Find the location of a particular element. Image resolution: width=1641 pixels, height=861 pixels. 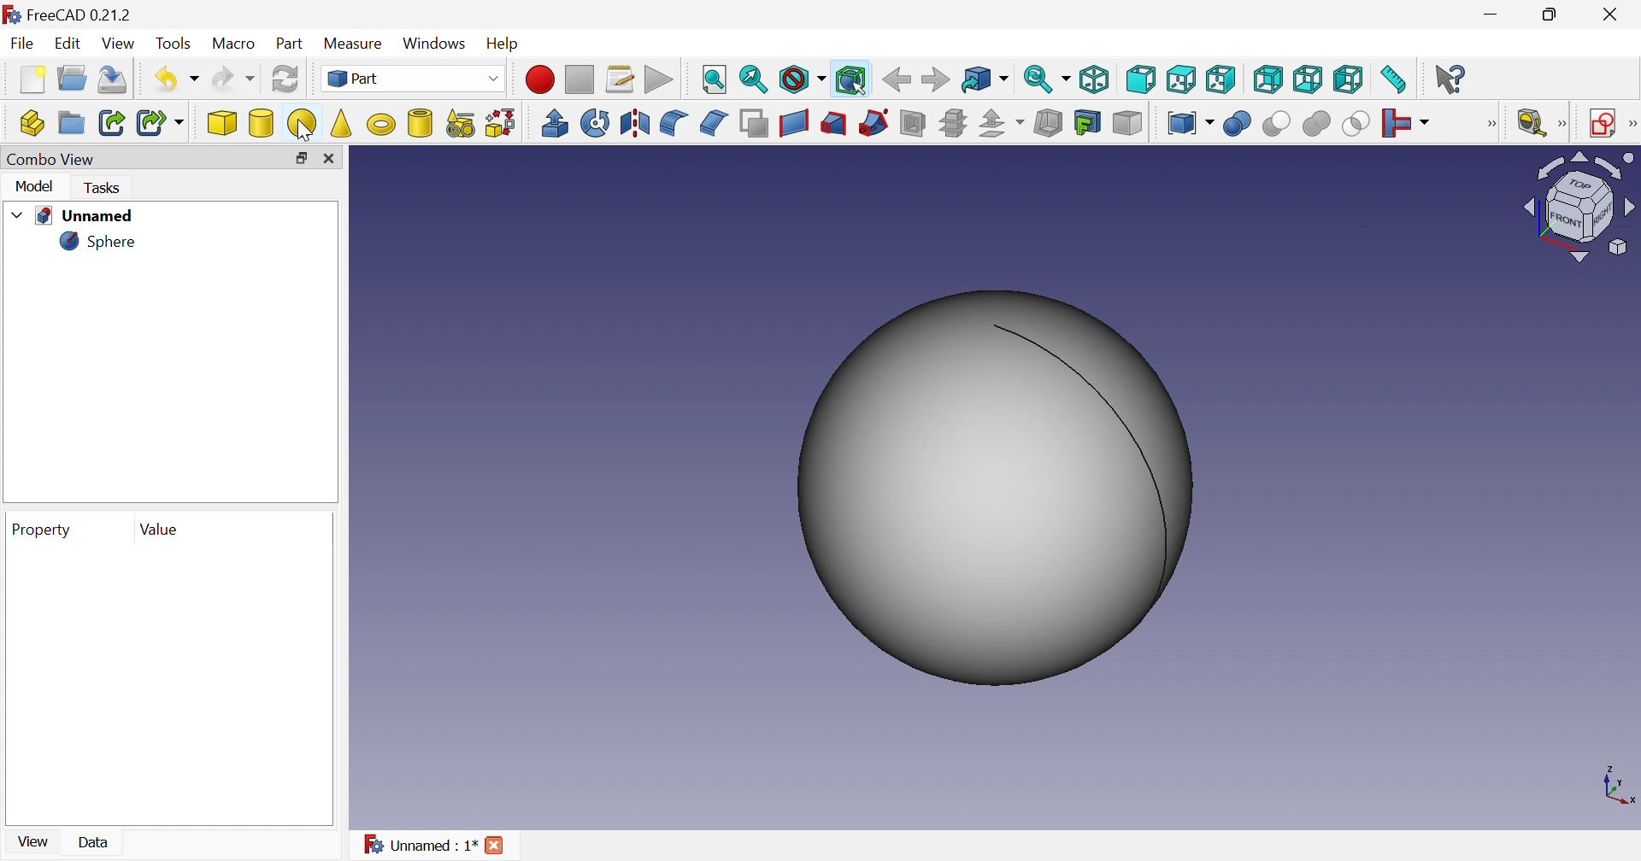

Sphere is located at coordinates (103, 242).